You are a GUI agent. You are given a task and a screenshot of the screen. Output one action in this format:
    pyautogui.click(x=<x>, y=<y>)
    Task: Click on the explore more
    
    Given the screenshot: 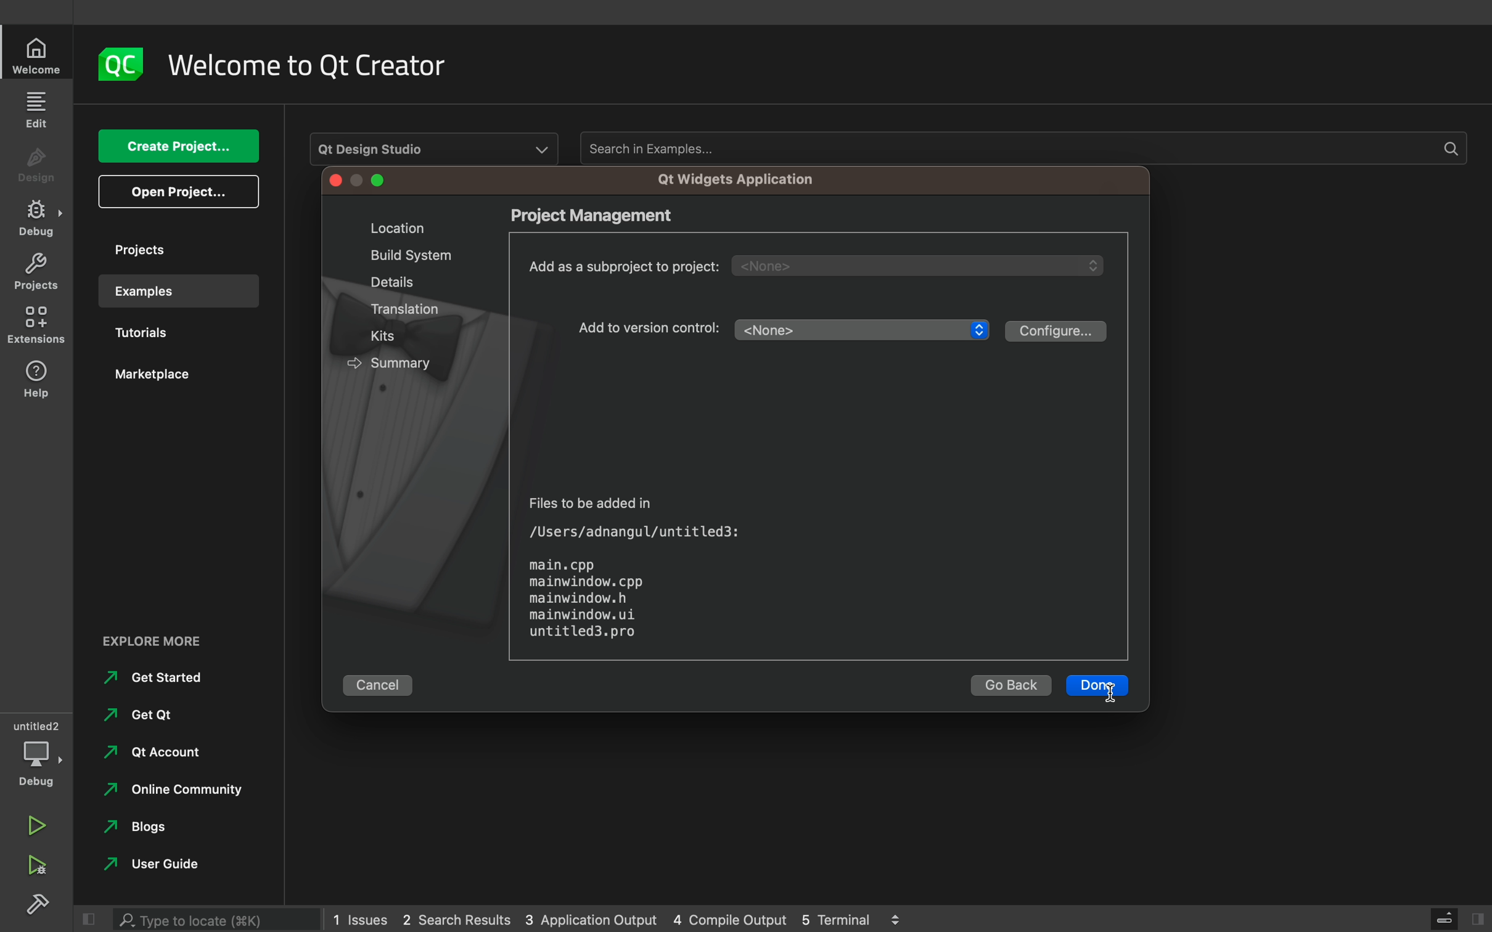 What is the action you would take?
    pyautogui.click(x=162, y=639)
    